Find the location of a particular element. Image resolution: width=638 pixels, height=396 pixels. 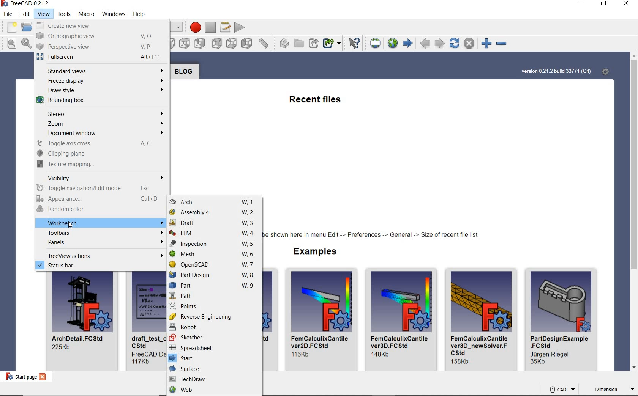

bounding box is located at coordinates (102, 101).